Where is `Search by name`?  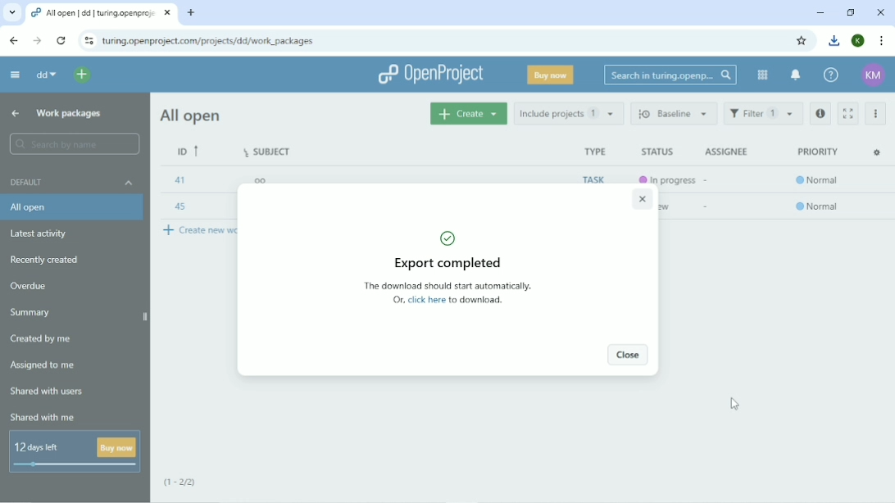
Search by name is located at coordinates (73, 144).